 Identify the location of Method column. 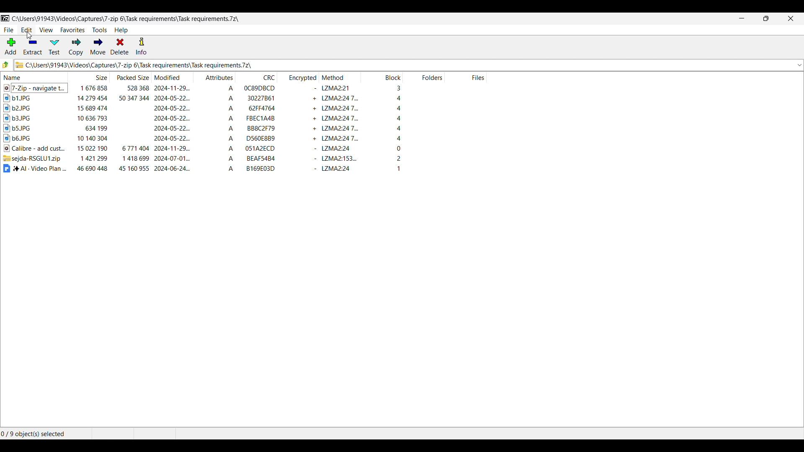
(340, 77).